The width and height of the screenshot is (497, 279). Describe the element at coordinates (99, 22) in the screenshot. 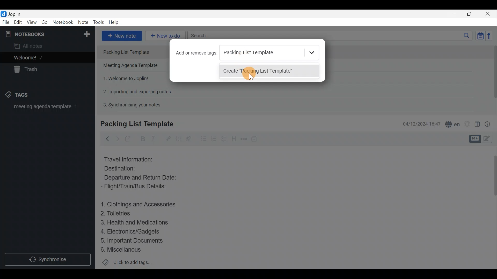

I see `Tools` at that location.